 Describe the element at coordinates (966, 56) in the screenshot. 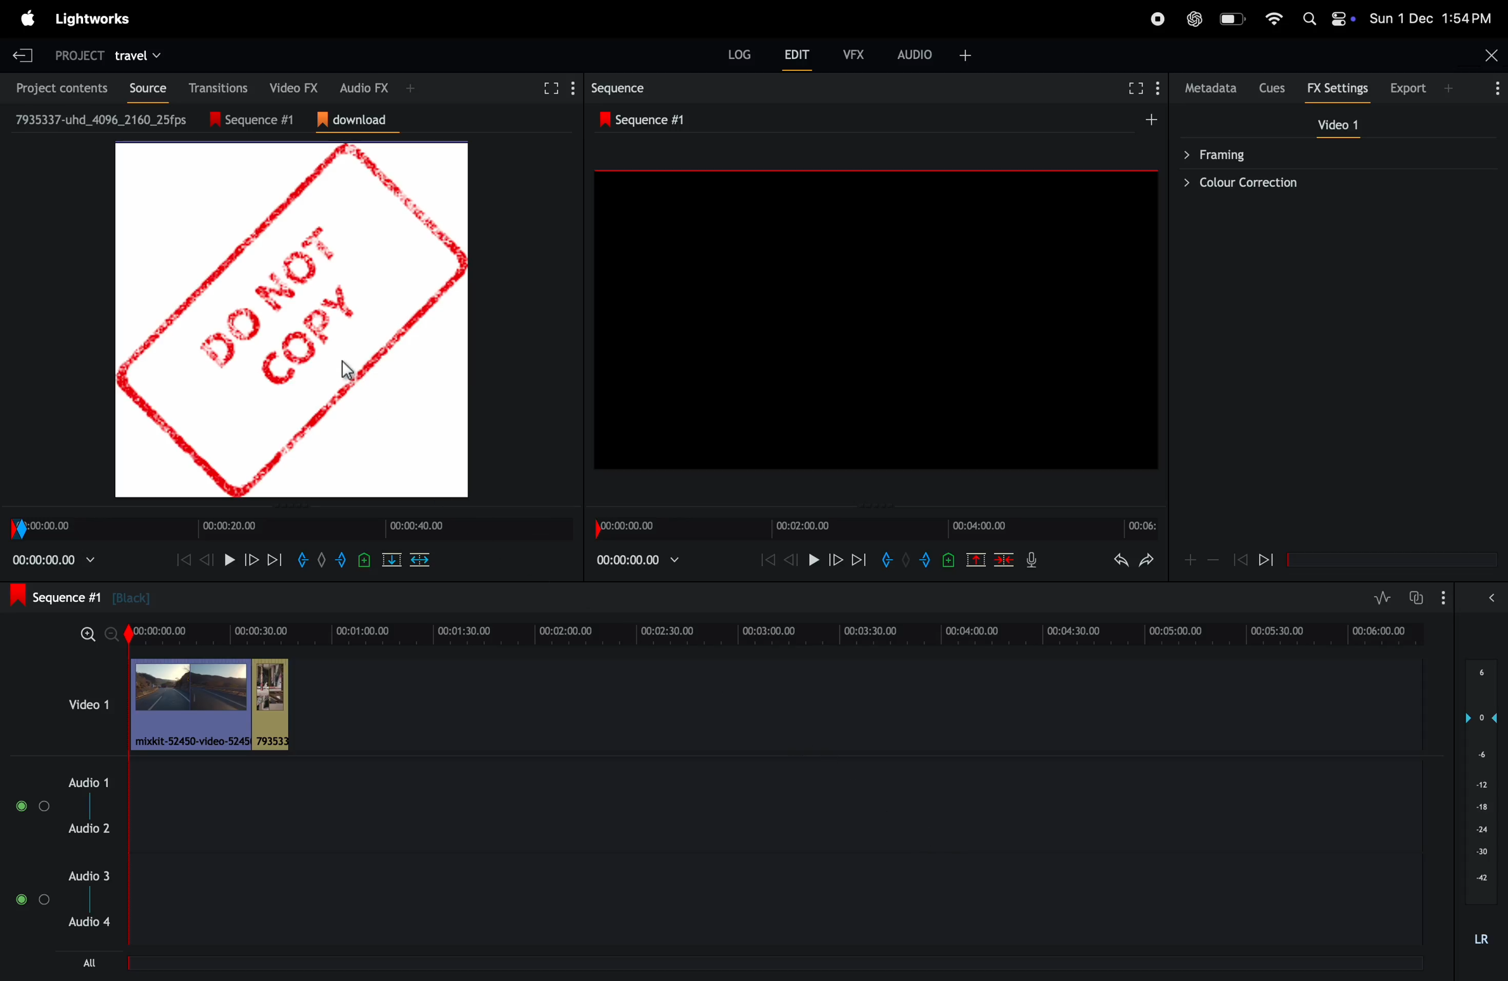

I see `Add` at that location.